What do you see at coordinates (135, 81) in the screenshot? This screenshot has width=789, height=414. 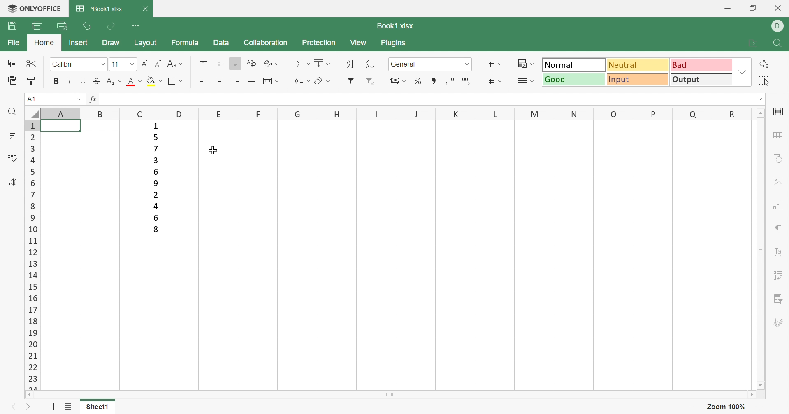 I see `Font color` at bounding box center [135, 81].